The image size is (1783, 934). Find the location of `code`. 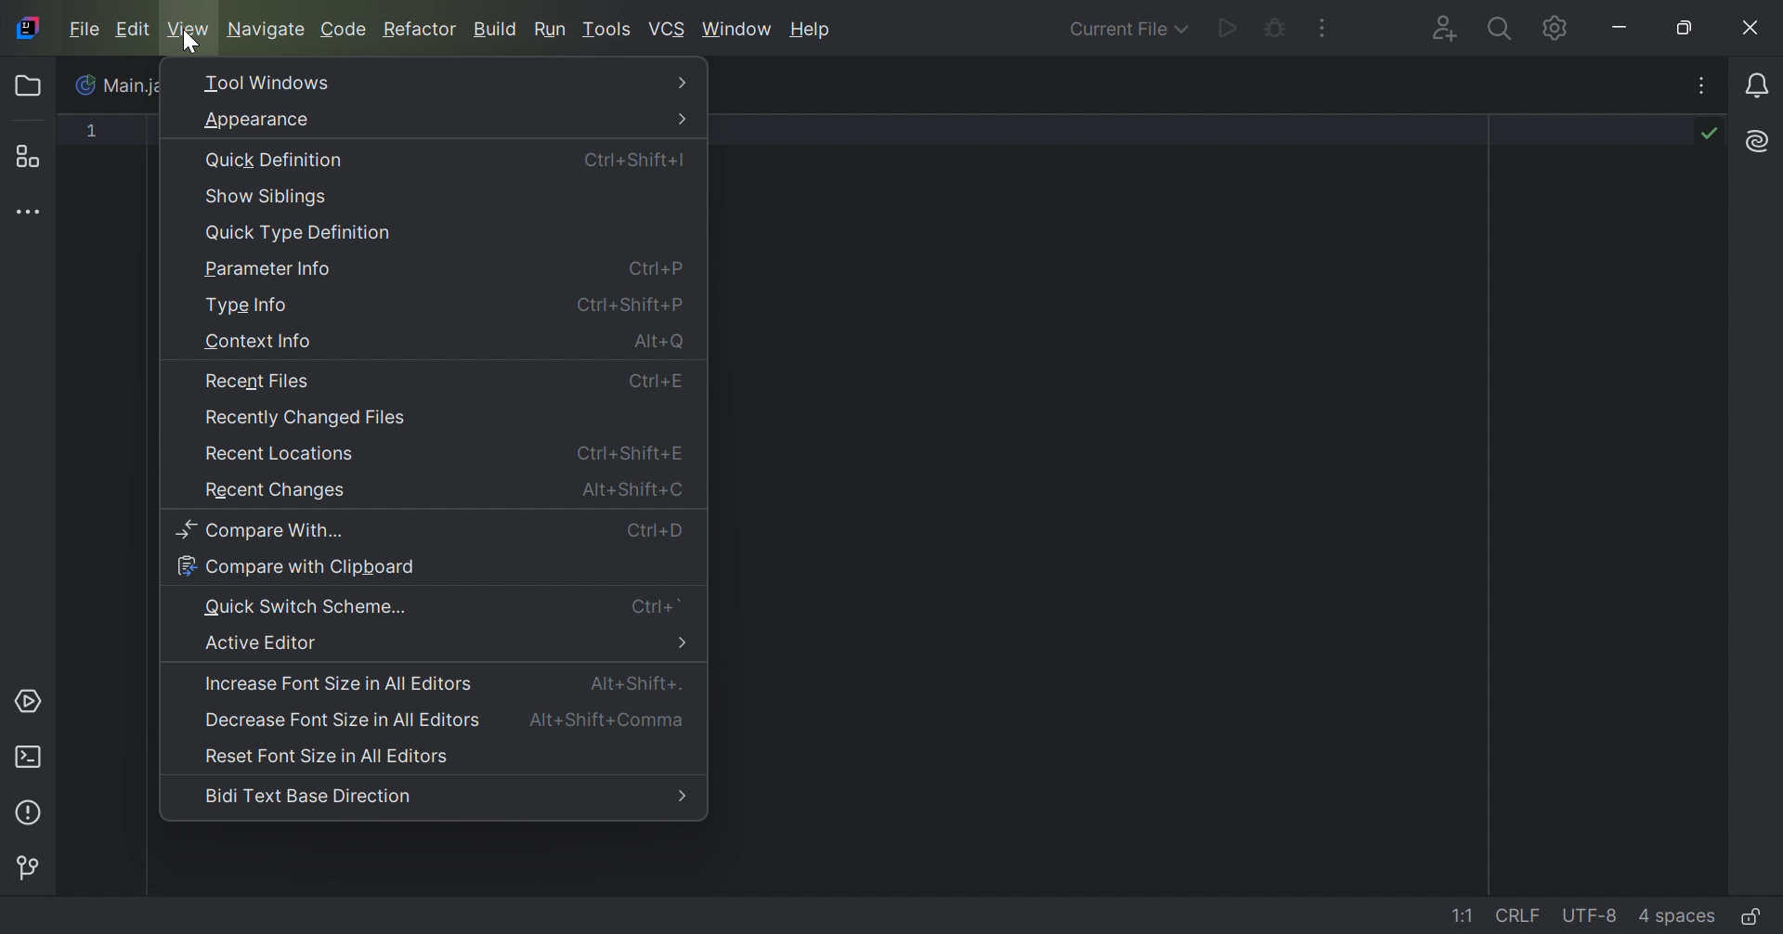

code is located at coordinates (343, 32).